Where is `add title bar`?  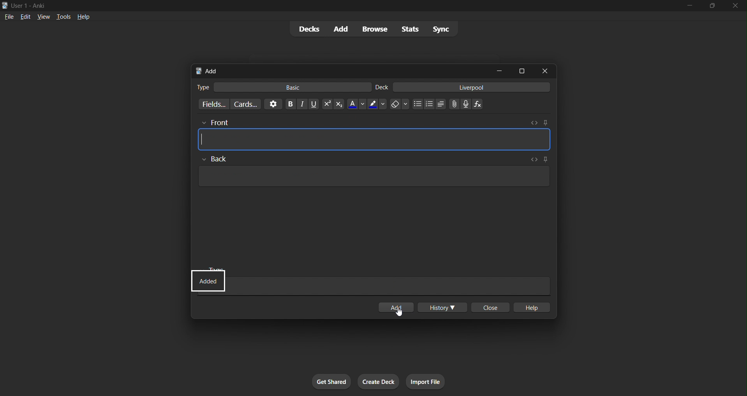
add title bar is located at coordinates (336, 70).